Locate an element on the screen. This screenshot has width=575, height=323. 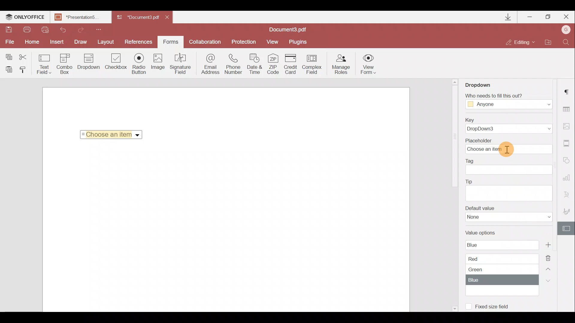
Text field is located at coordinates (43, 64).